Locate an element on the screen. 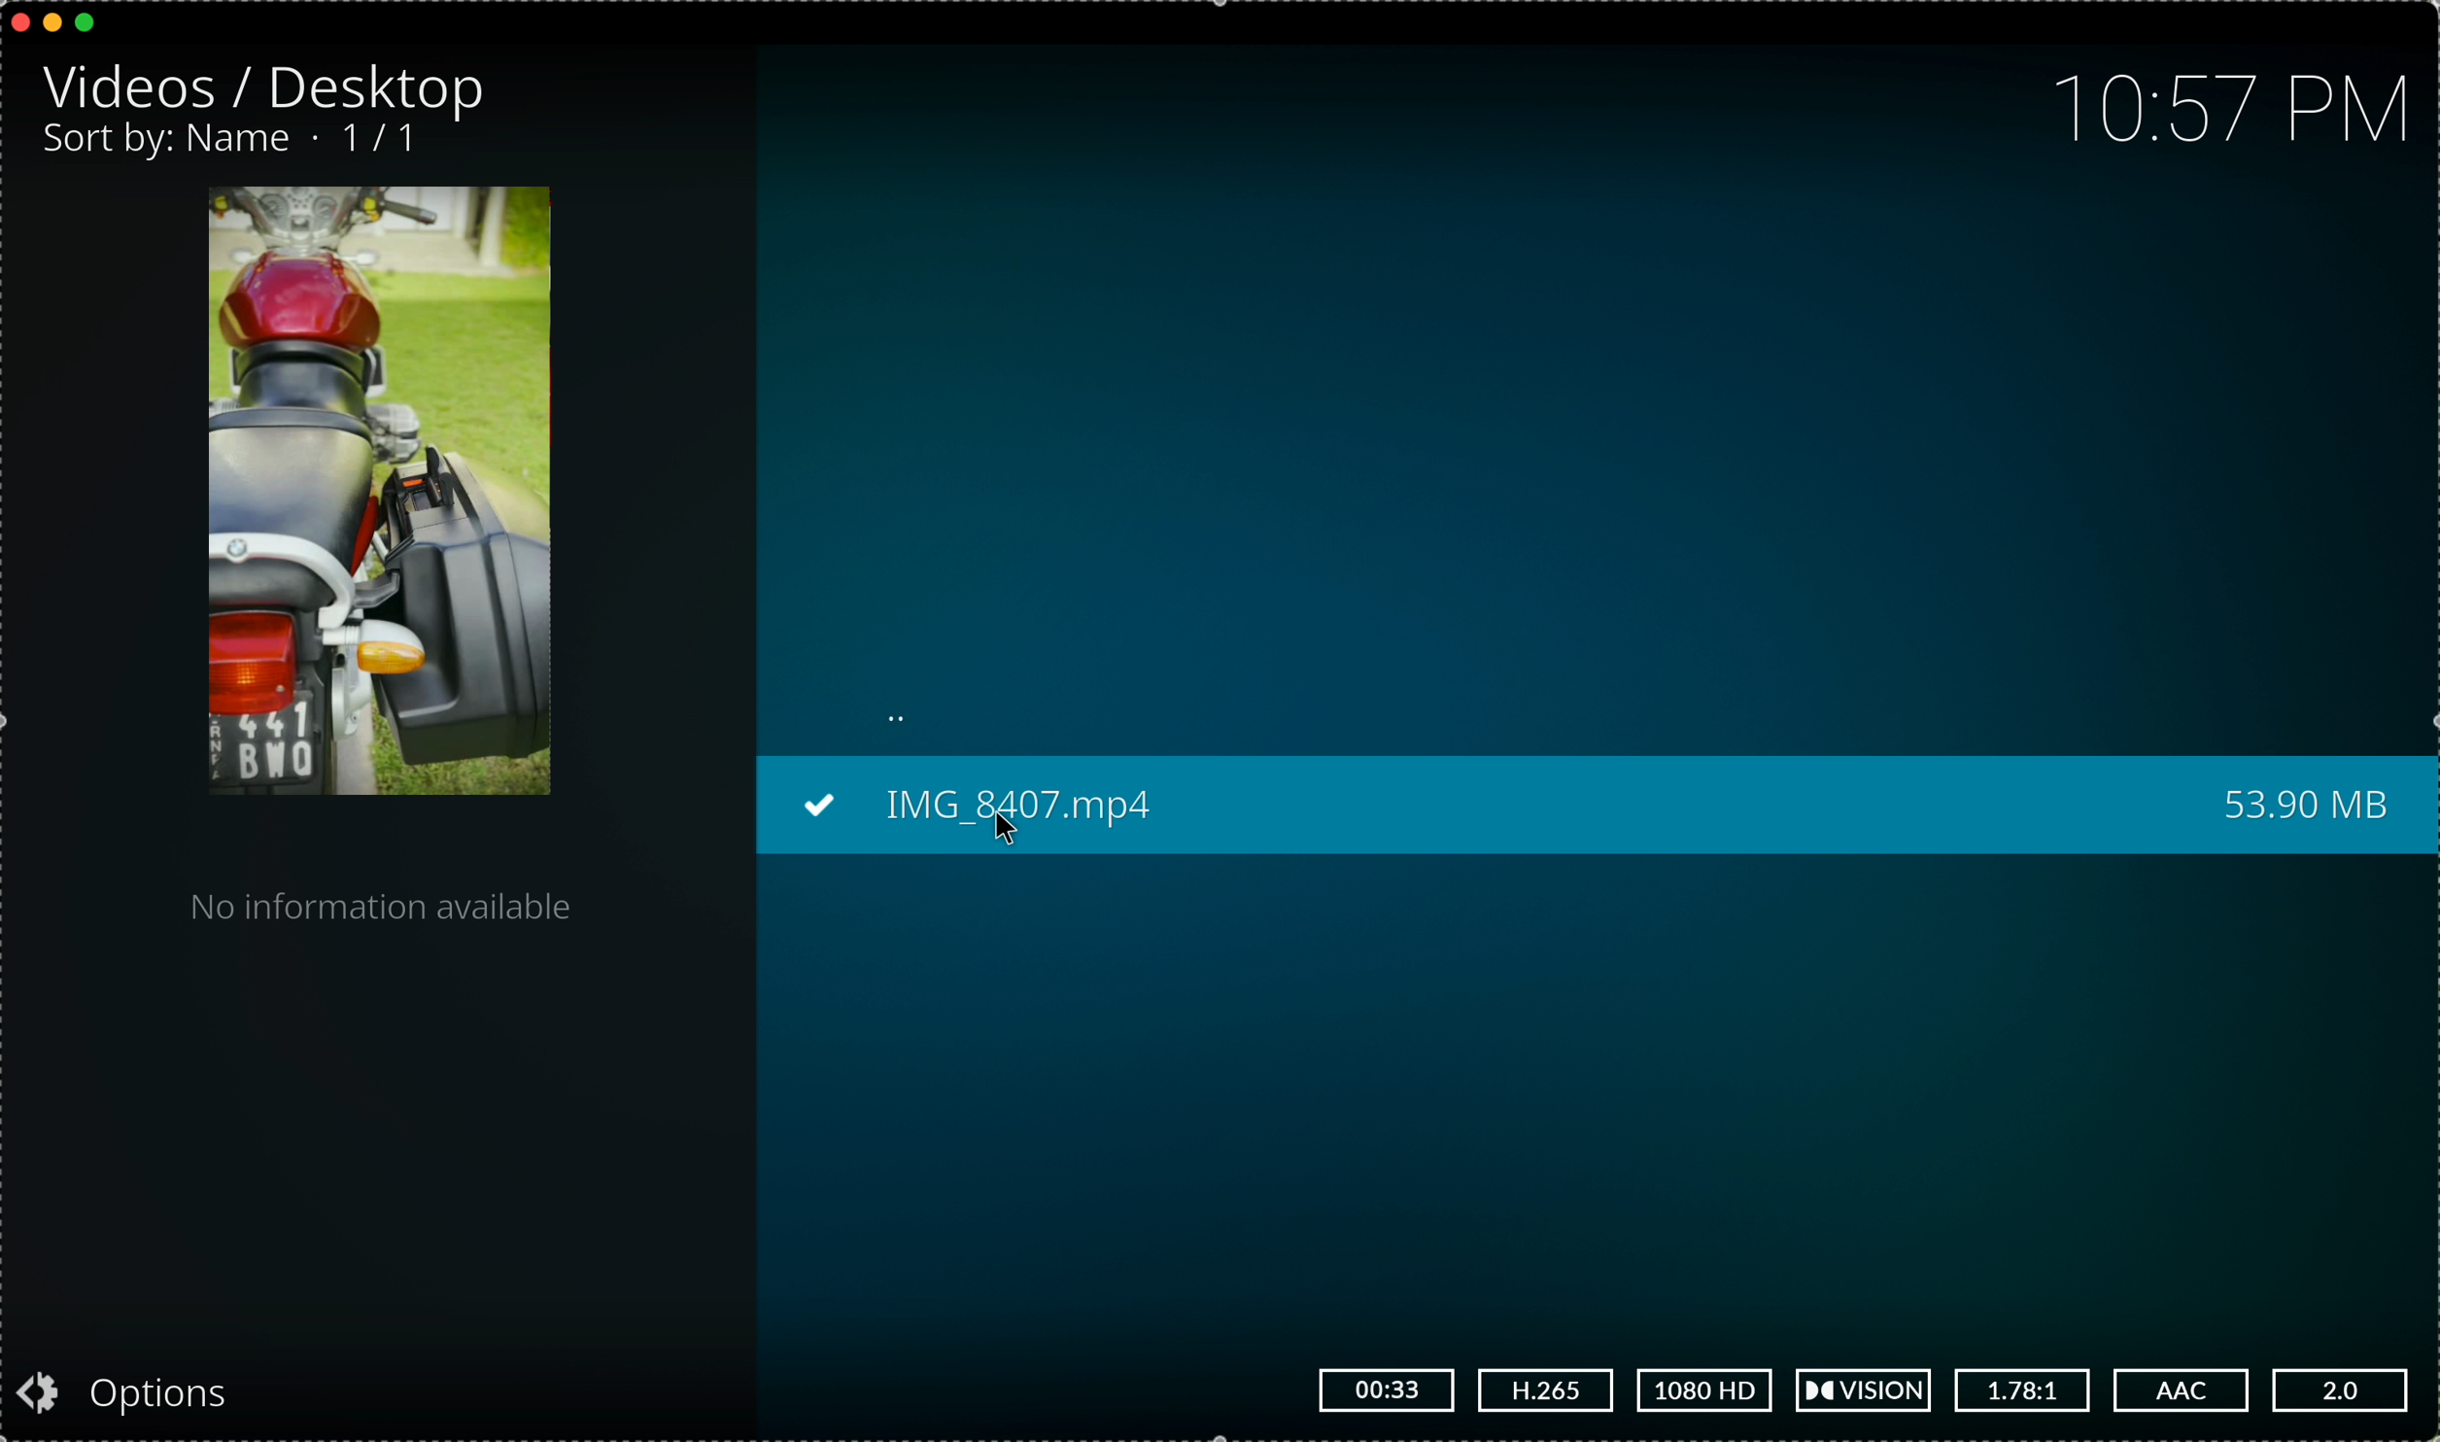 Image resolution: width=2440 pixels, height=1442 pixels. H.265 is located at coordinates (1549, 1390).